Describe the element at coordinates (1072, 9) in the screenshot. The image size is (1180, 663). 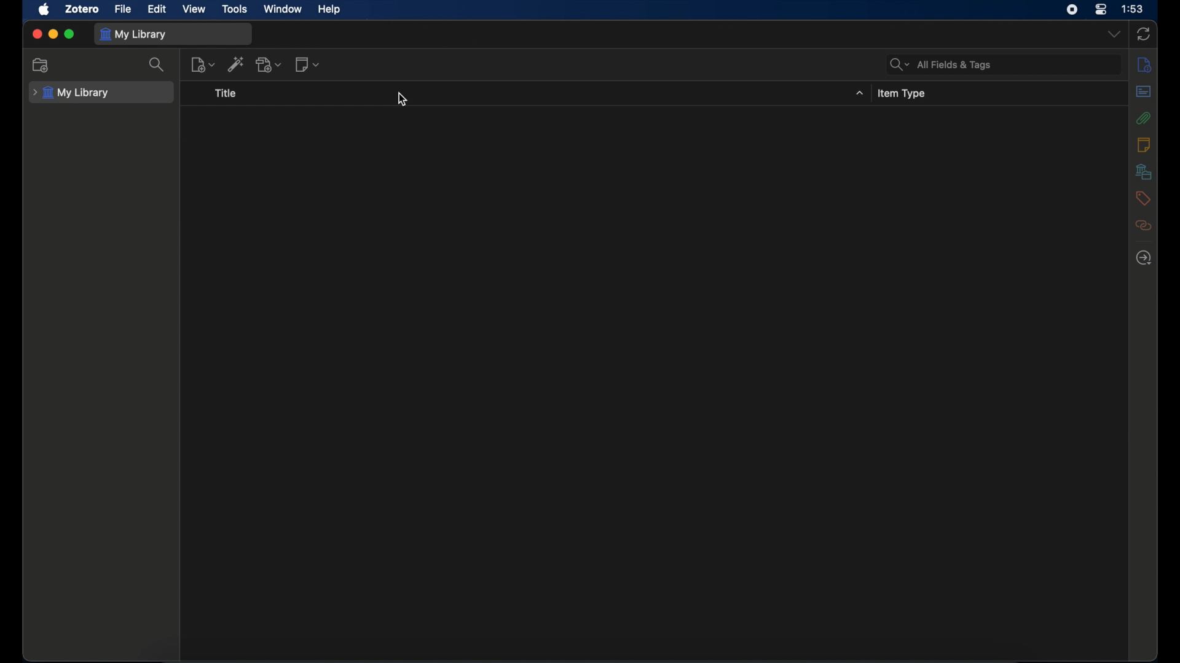
I see `screen recorder` at that location.